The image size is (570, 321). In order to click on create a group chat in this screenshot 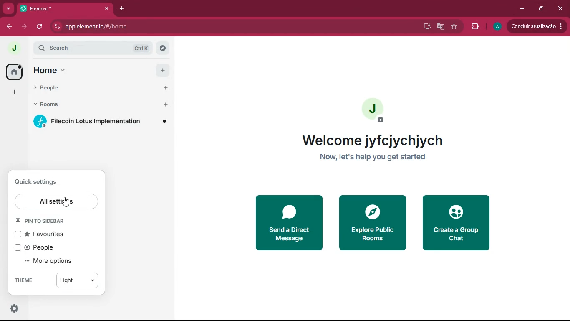, I will do `click(457, 223)`.